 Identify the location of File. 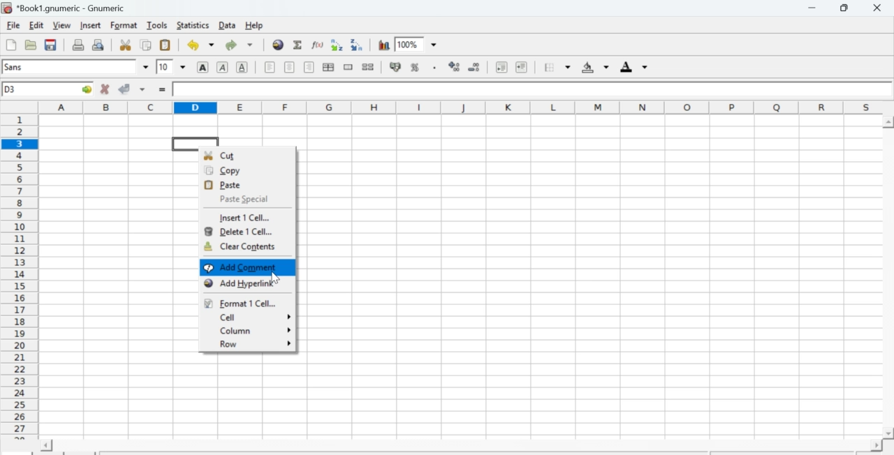
(13, 26).